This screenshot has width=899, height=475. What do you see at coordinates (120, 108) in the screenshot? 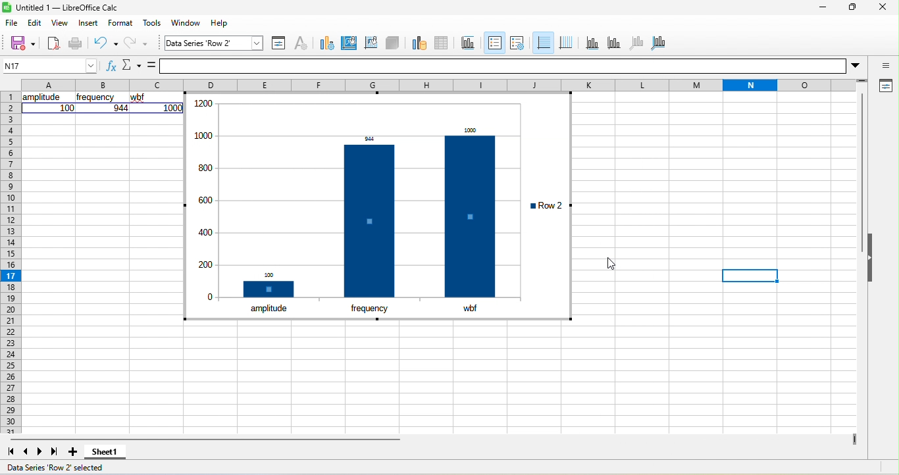
I see `944` at bounding box center [120, 108].